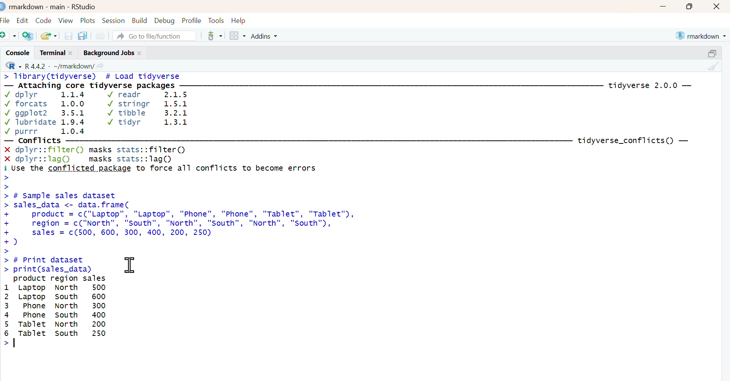 The height and width of the screenshot is (381, 730). What do you see at coordinates (216, 20) in the screenshot?
I see `Tools` at bounding box center [216, 20].